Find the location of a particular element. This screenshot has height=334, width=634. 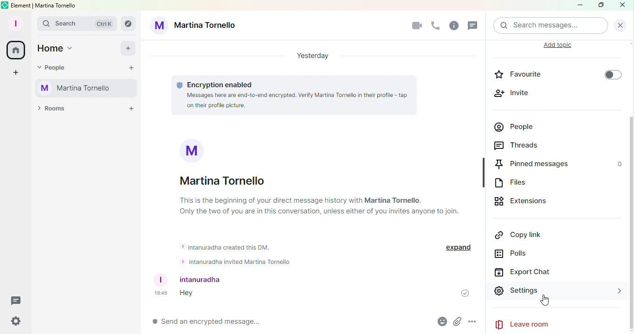

Add is located at coordinates (129, 51).